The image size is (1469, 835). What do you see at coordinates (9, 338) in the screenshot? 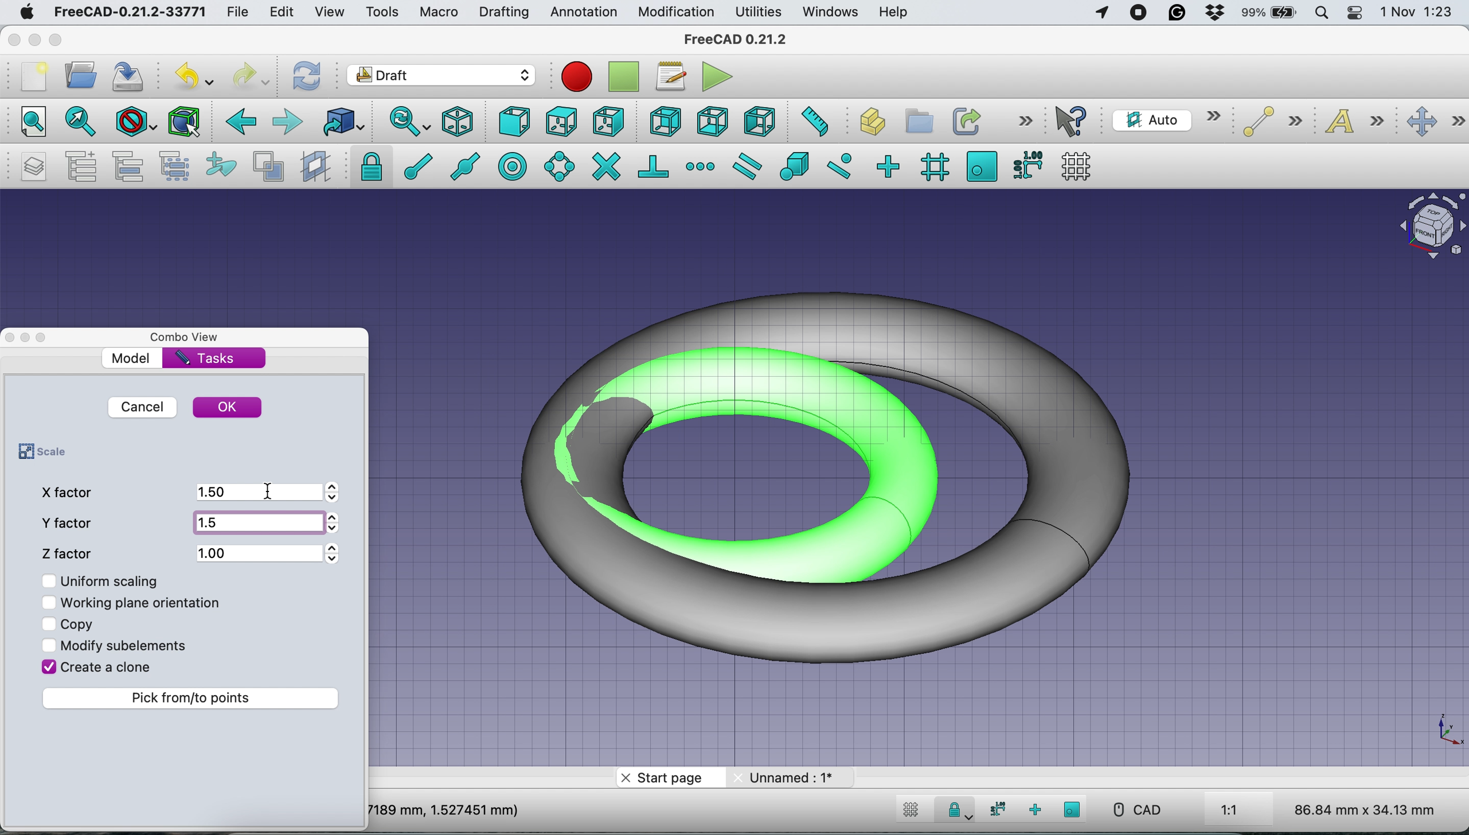
I see `close dock view` at bounding box center [9, 338].